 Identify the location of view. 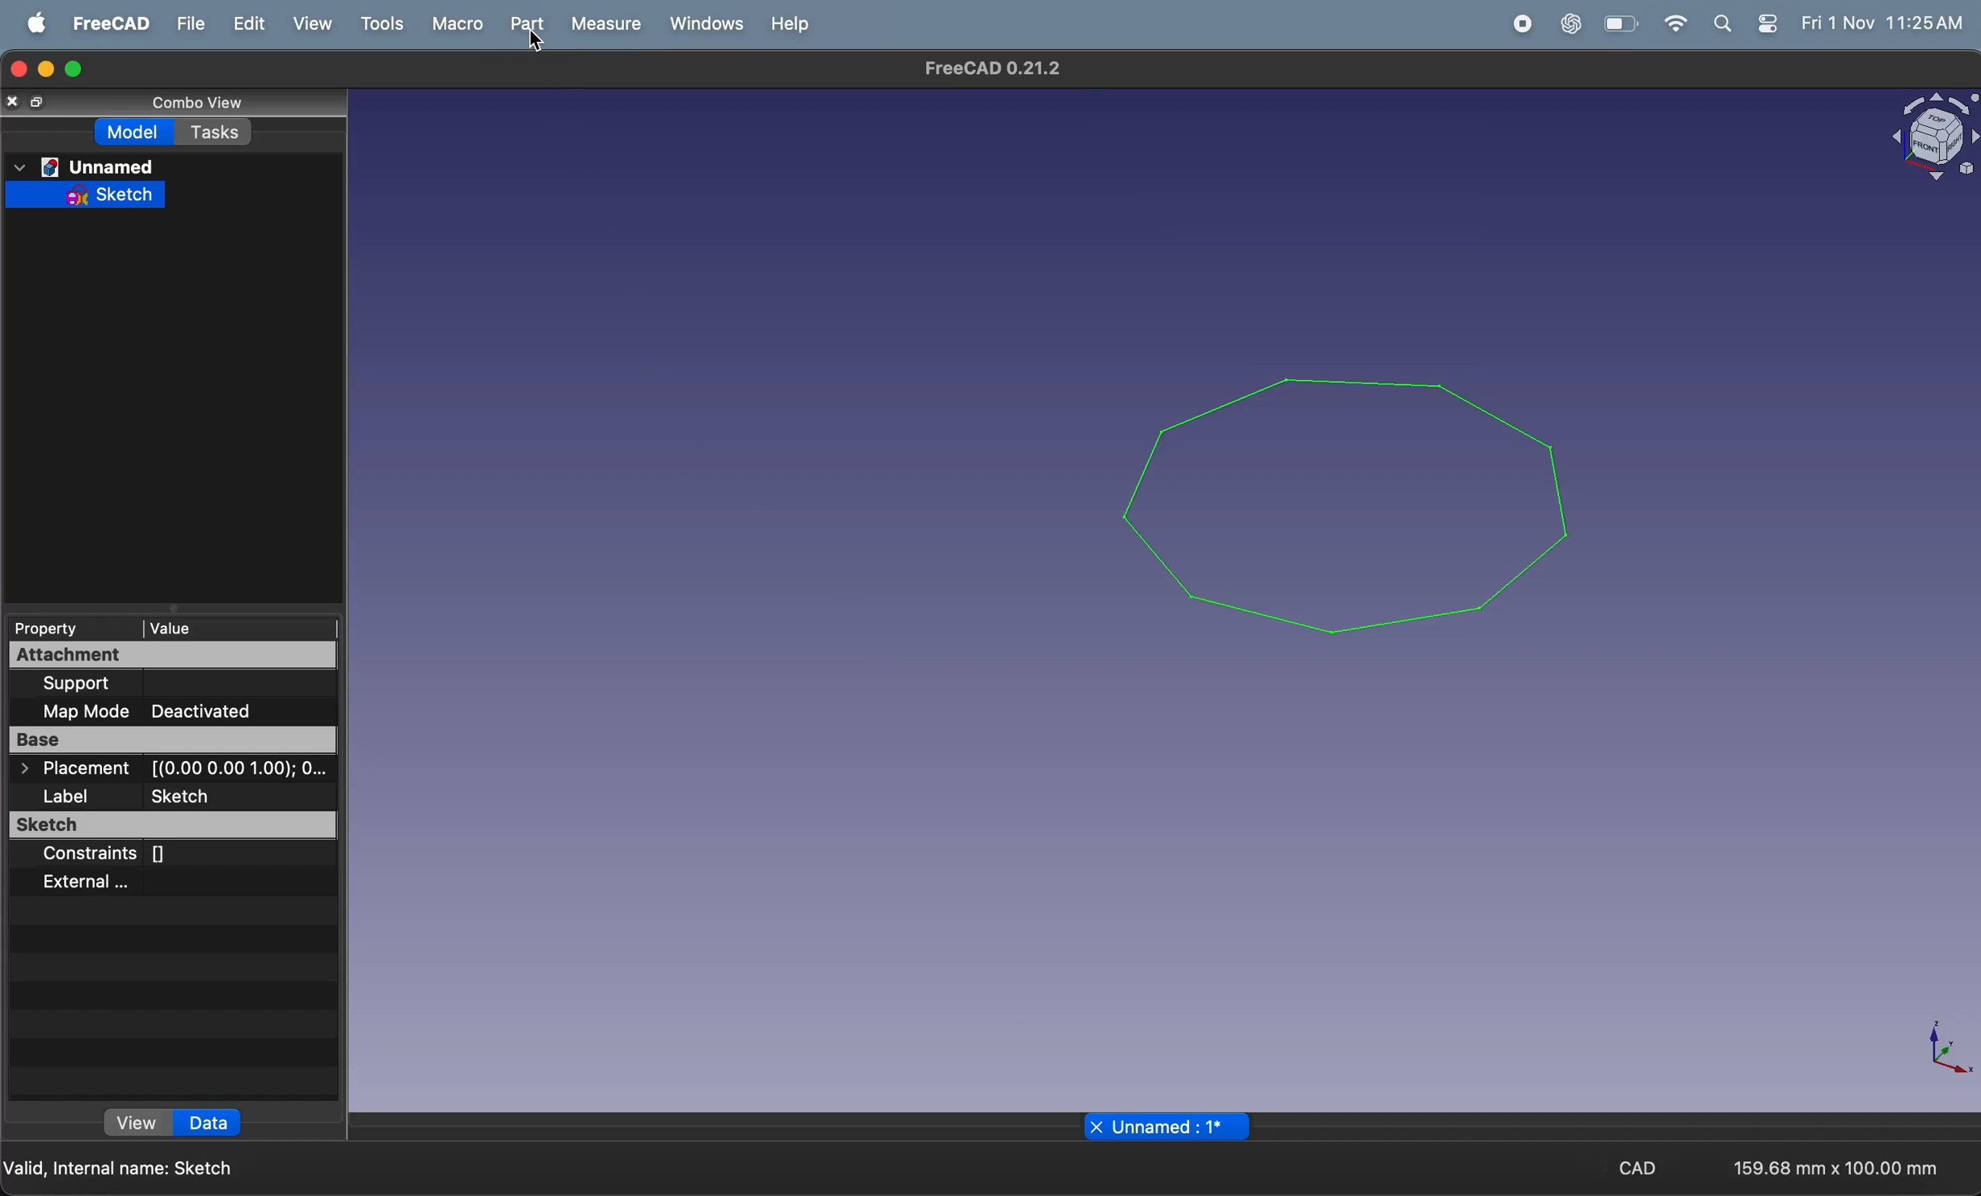
(141, 1124).